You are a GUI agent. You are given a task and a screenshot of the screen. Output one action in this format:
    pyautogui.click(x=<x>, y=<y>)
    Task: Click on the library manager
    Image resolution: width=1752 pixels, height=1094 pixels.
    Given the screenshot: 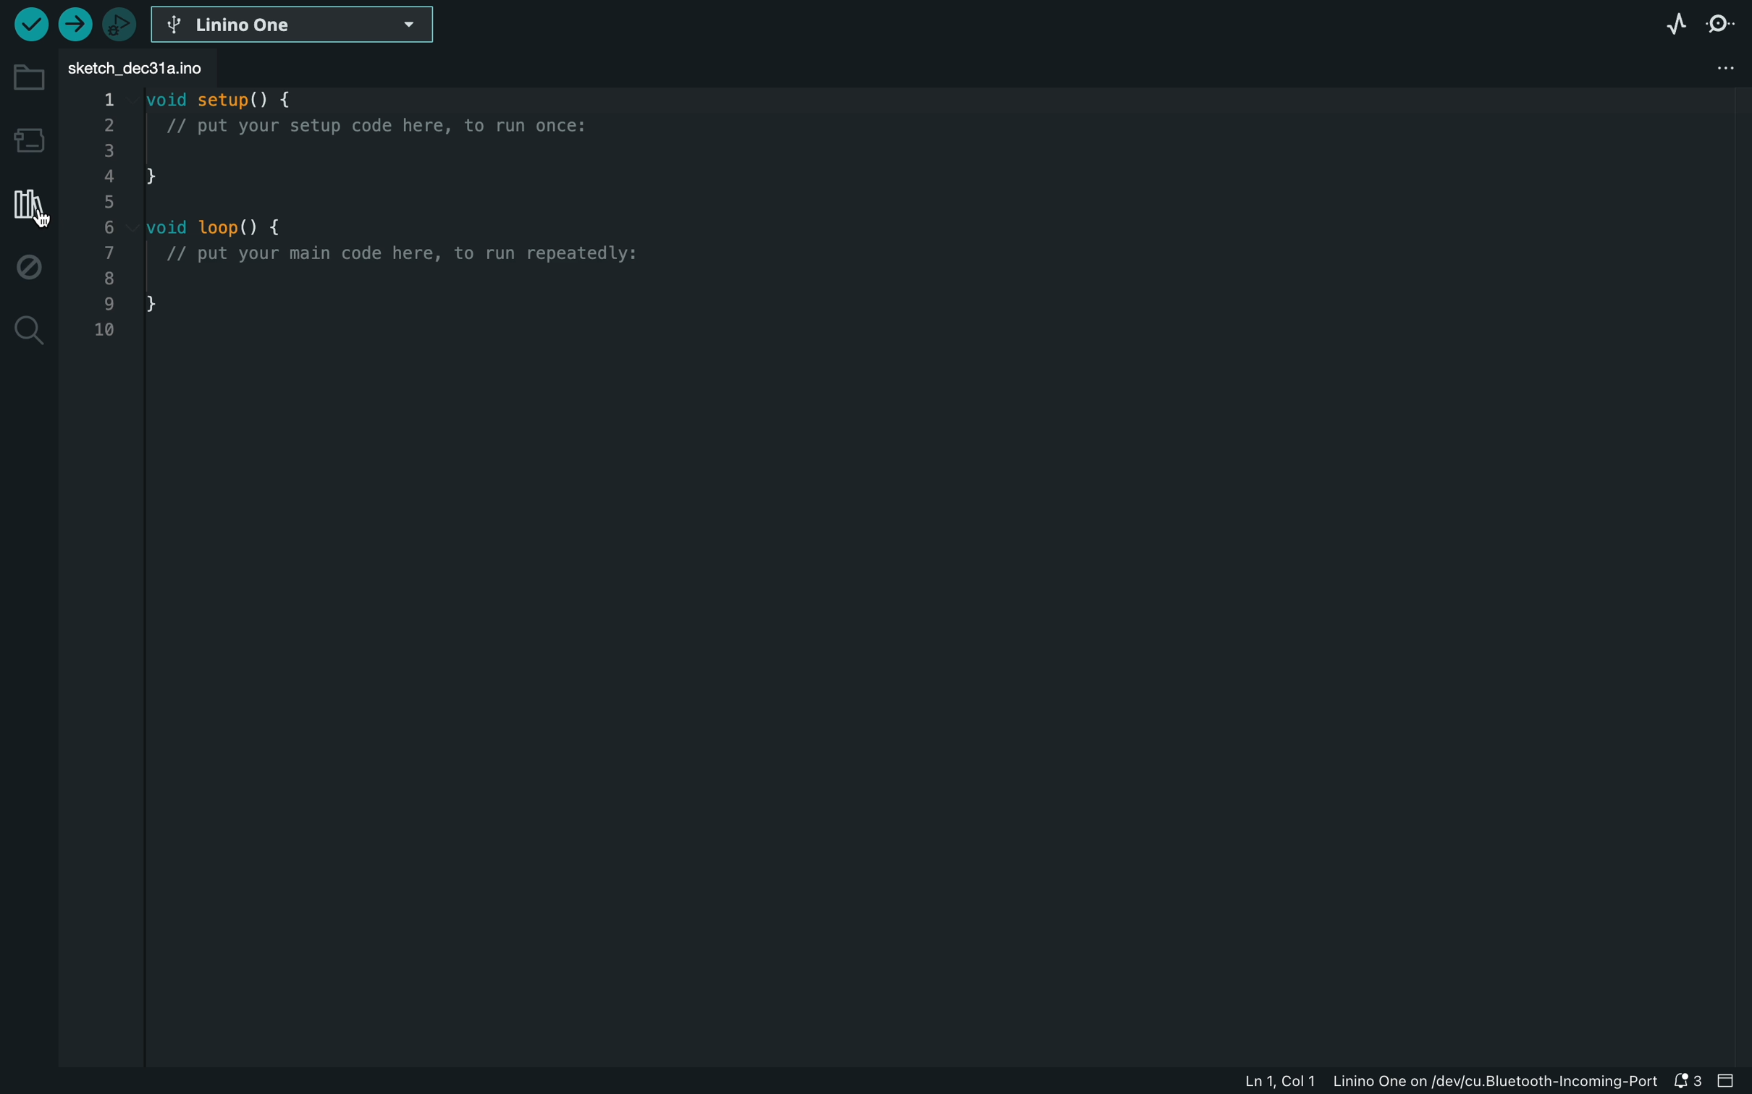 What is the action you would take?
    pyautogui.click(x=27, y=207)
    